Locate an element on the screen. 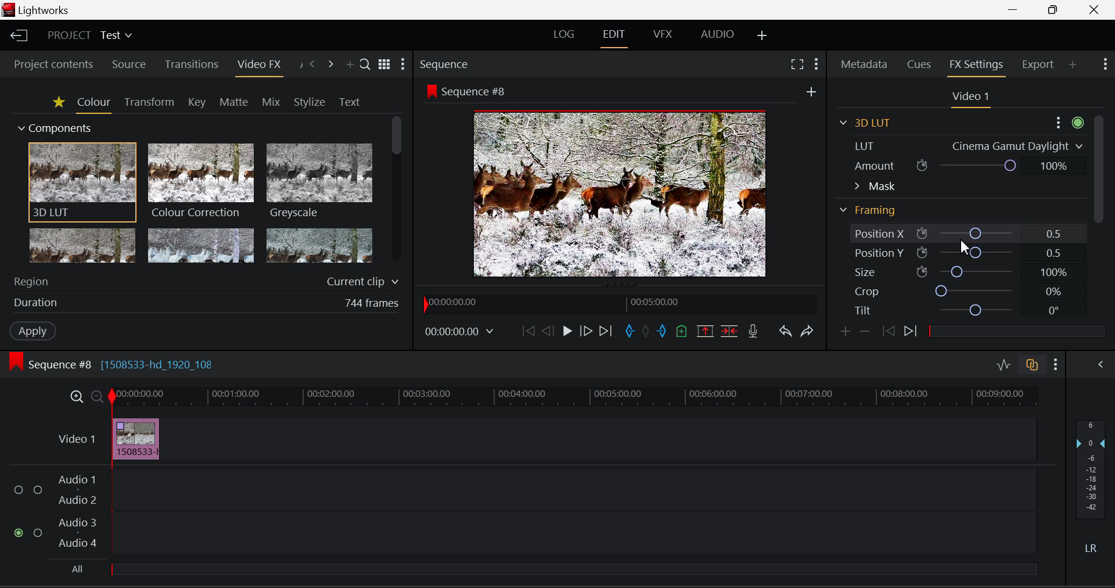 This screenshot has height=588, width=1115. Transitions is located at coordinates (193, 64).